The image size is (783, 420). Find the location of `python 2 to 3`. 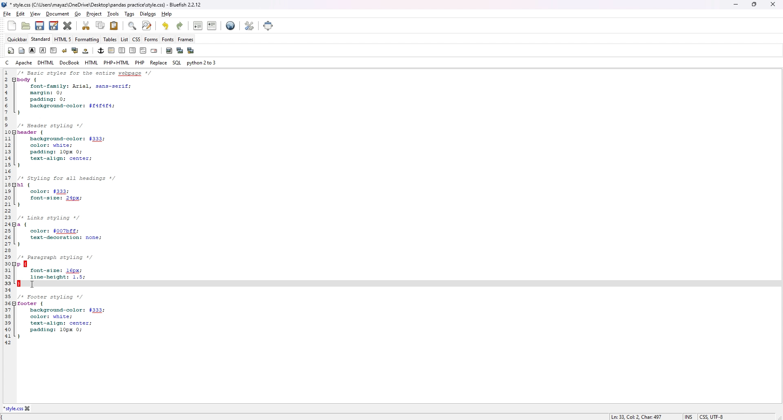

python 2 to 3 is located at coordinates (202, 62).